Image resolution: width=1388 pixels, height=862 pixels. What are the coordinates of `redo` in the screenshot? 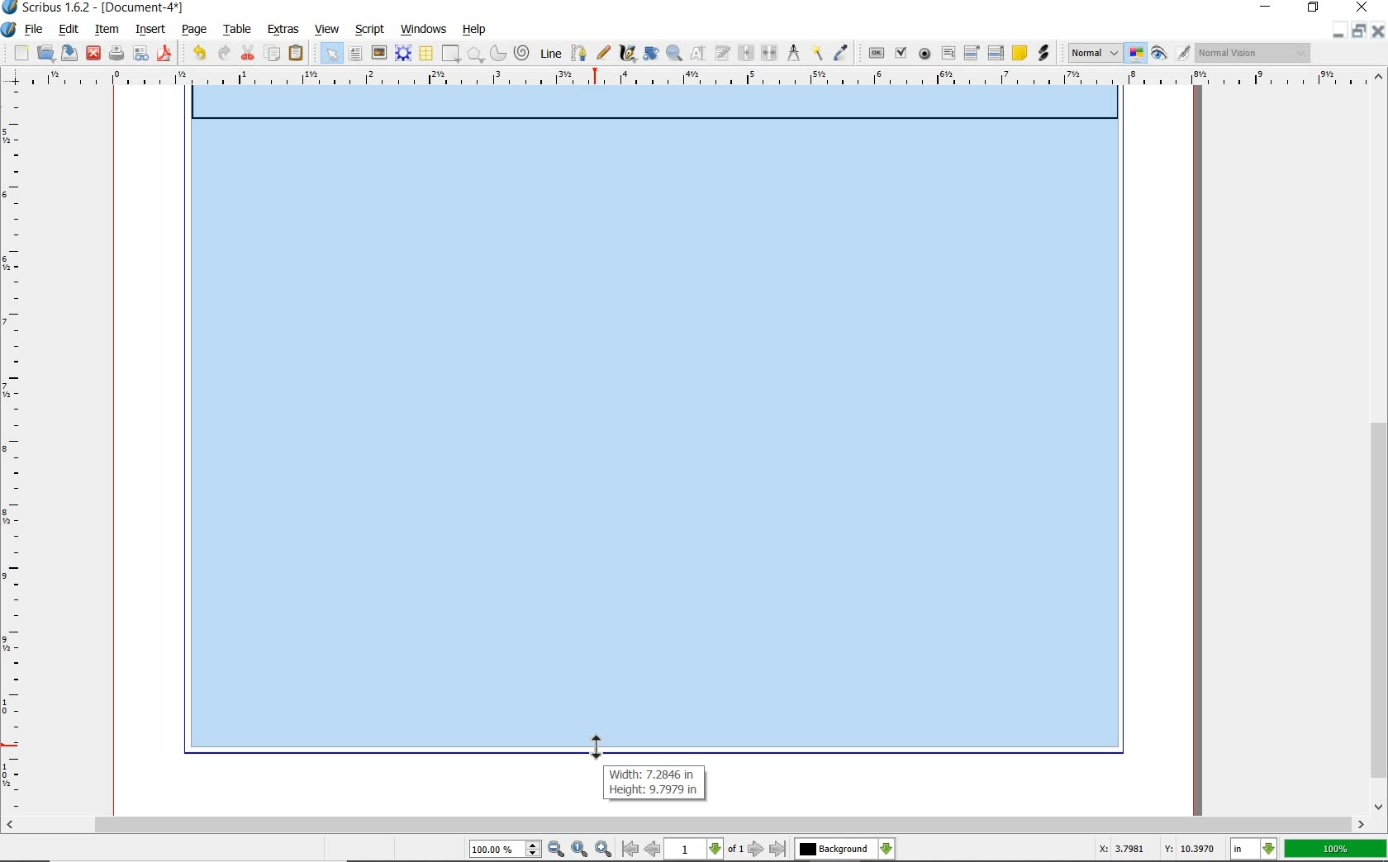 It's located at (226, 53).